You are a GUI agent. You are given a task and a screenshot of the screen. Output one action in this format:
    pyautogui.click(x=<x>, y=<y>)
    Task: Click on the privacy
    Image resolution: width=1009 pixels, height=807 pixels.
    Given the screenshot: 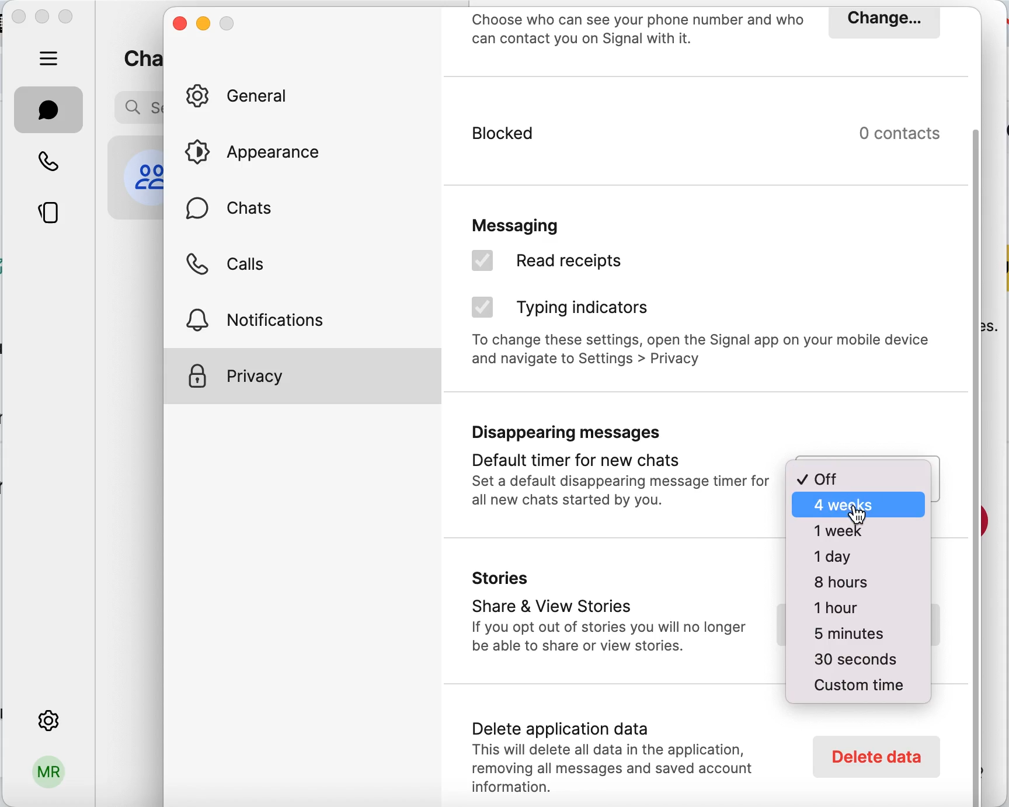 What is the action you would take?
    pyautogui.click(x=304, y=376)
    